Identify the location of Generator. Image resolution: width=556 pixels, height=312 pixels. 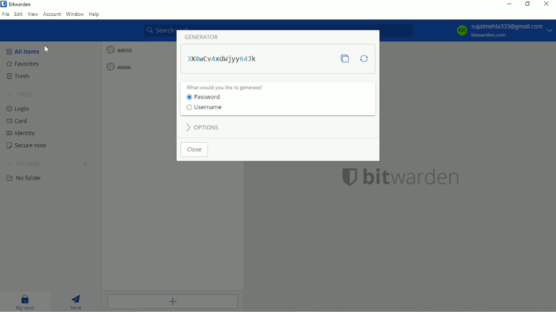
(202, 36).